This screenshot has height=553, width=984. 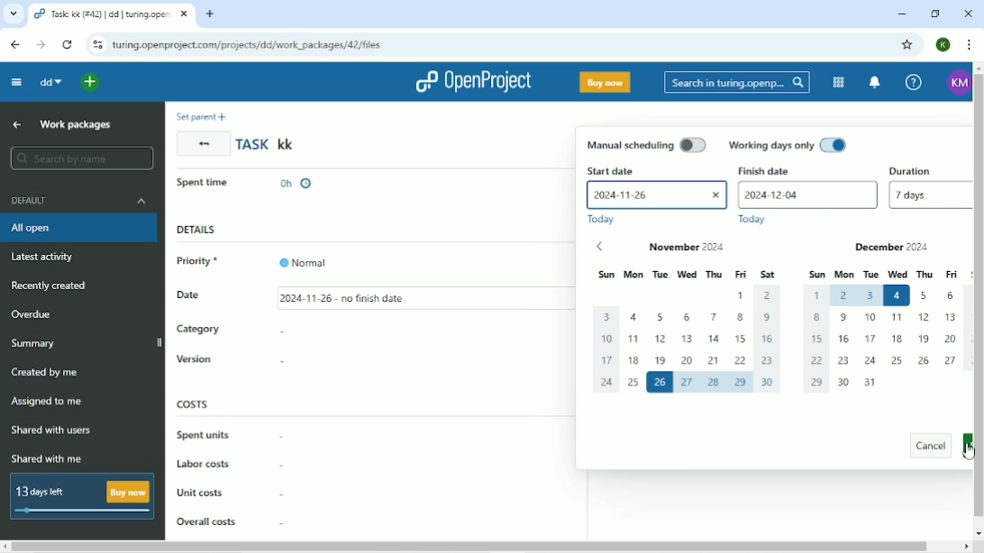 What do you see at coordinates (836, 83) in the screenshot?
I see `Modules` at bounding box center [836, 83].